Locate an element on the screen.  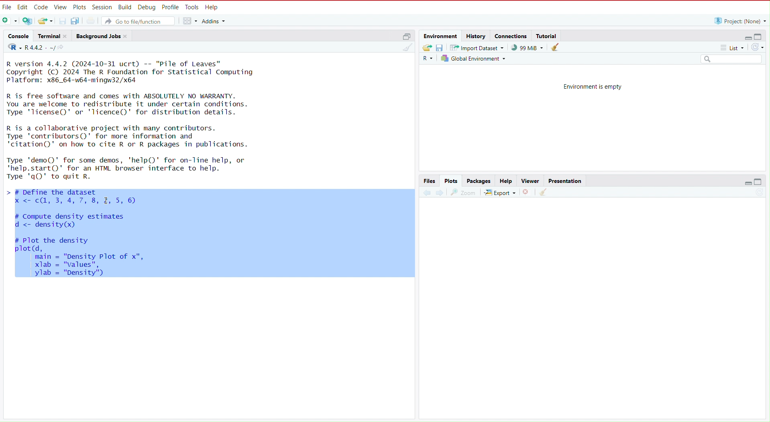
code to define the dataset is located at coordinates (119, 197).